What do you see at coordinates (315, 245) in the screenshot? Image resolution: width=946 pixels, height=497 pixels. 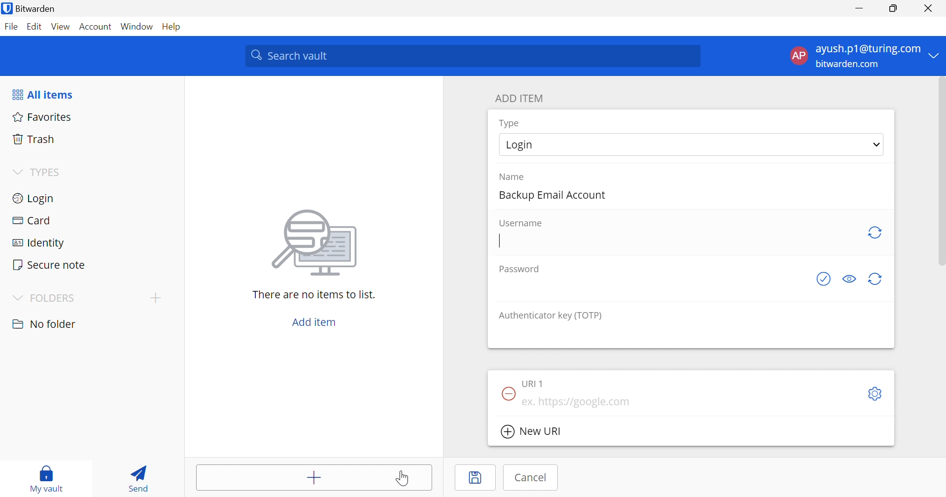 I see `image` at bounding box center [315, 245].